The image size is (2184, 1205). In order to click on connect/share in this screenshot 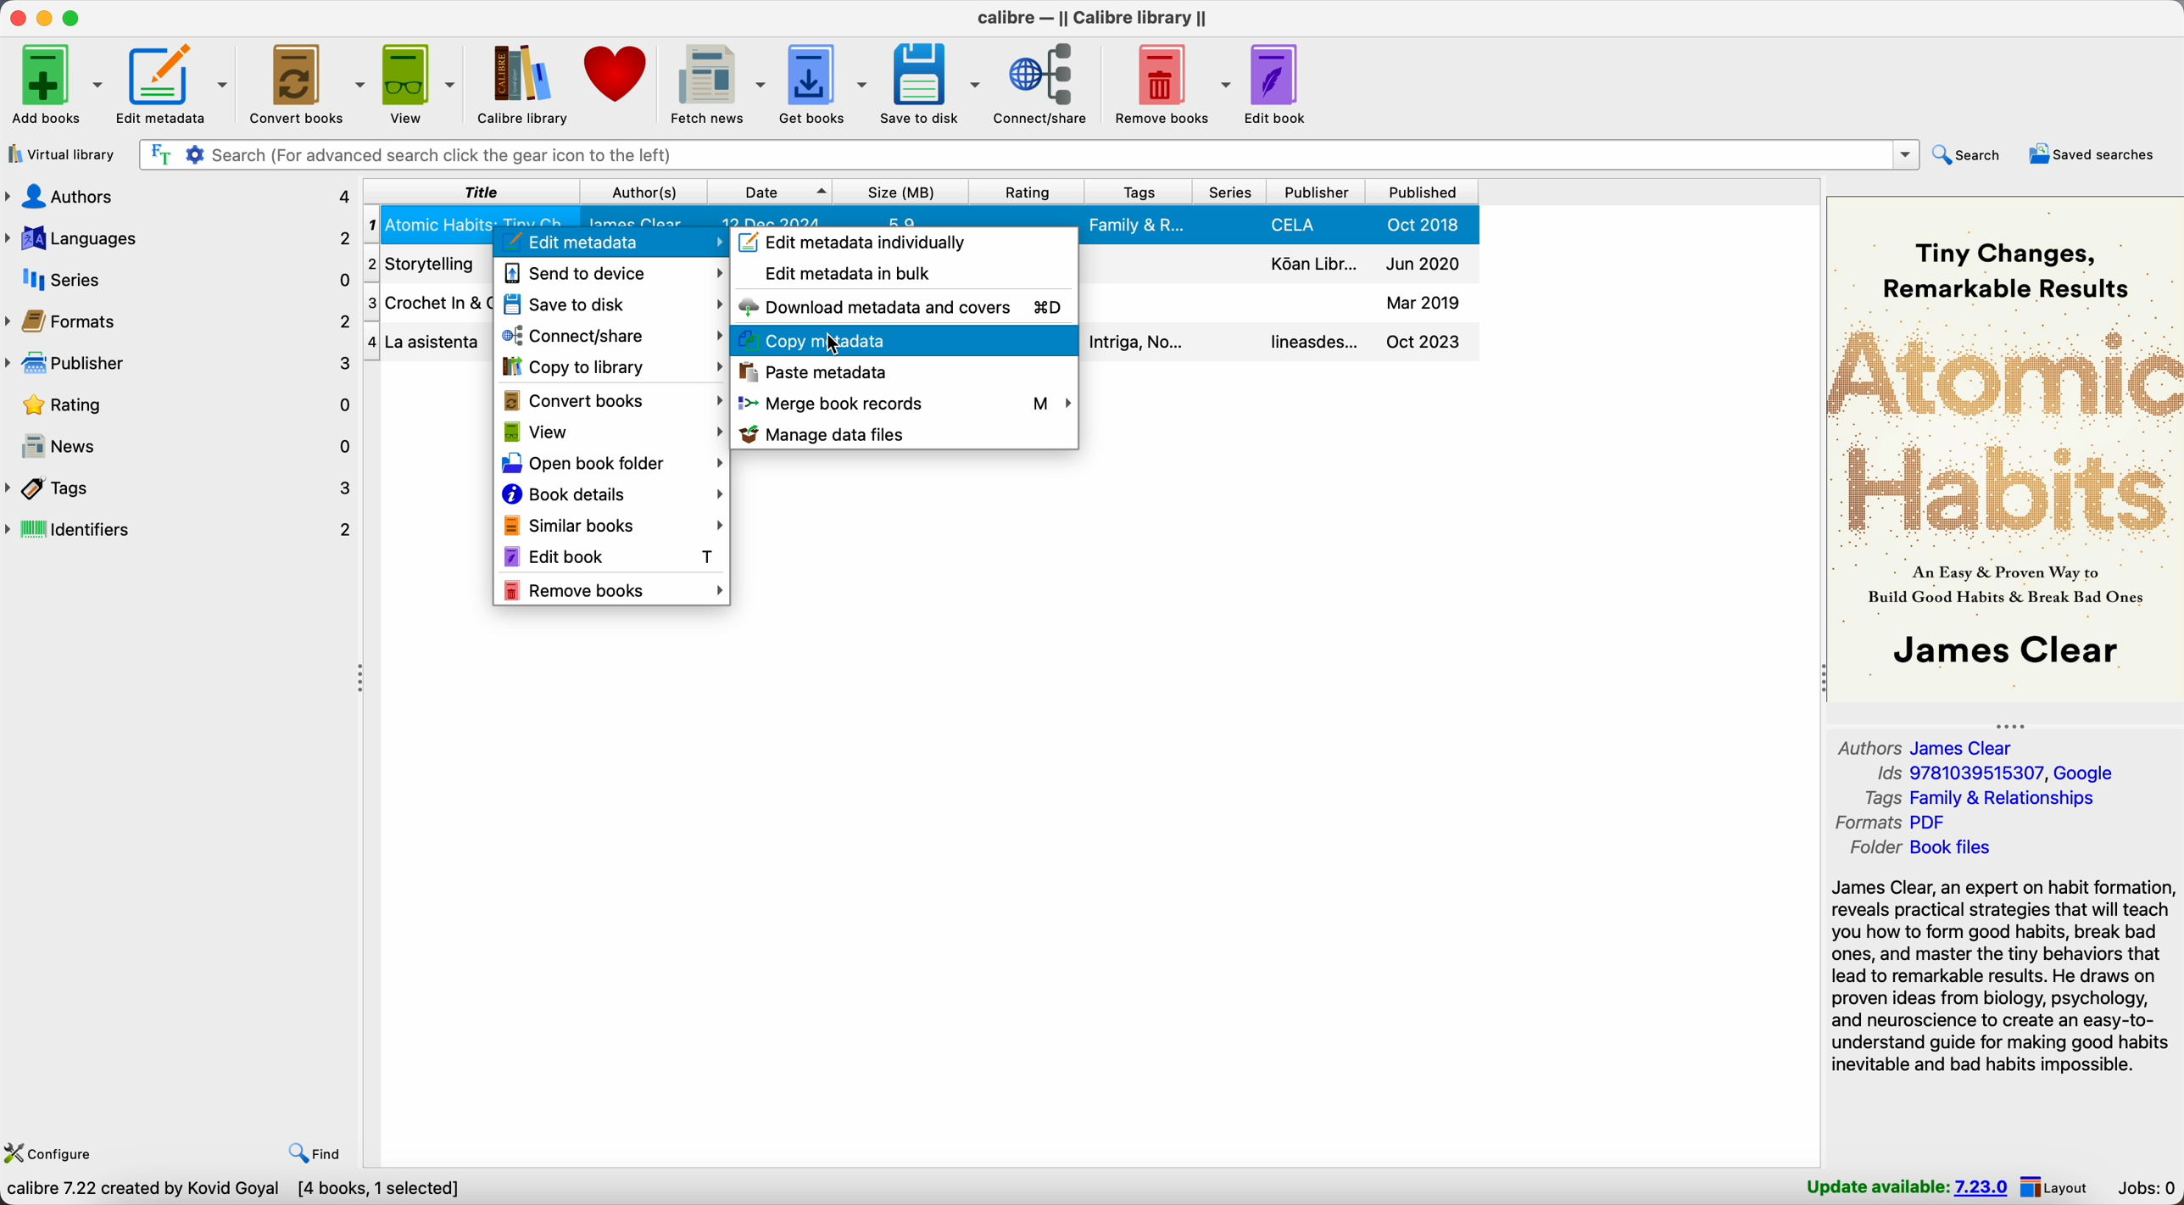, I will do `click(1044, 86)`.